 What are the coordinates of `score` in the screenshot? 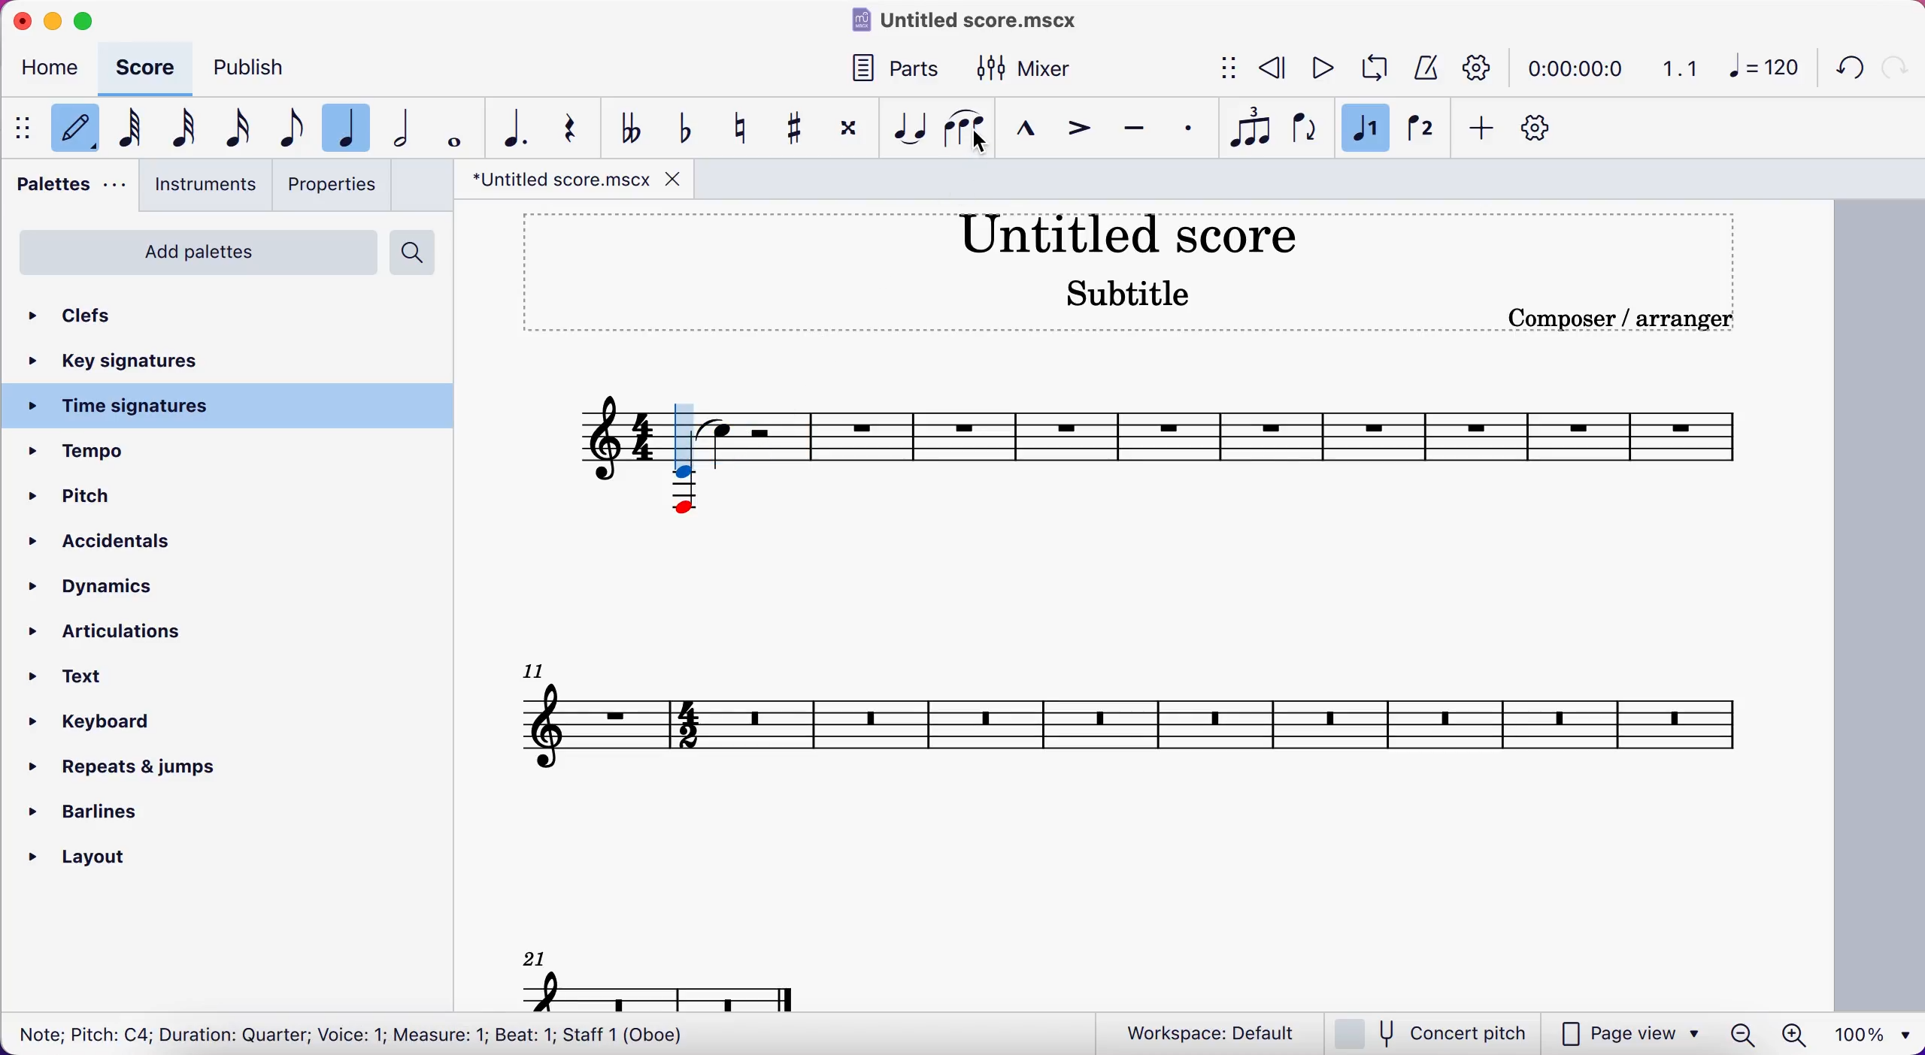 It's located at (150, 71).